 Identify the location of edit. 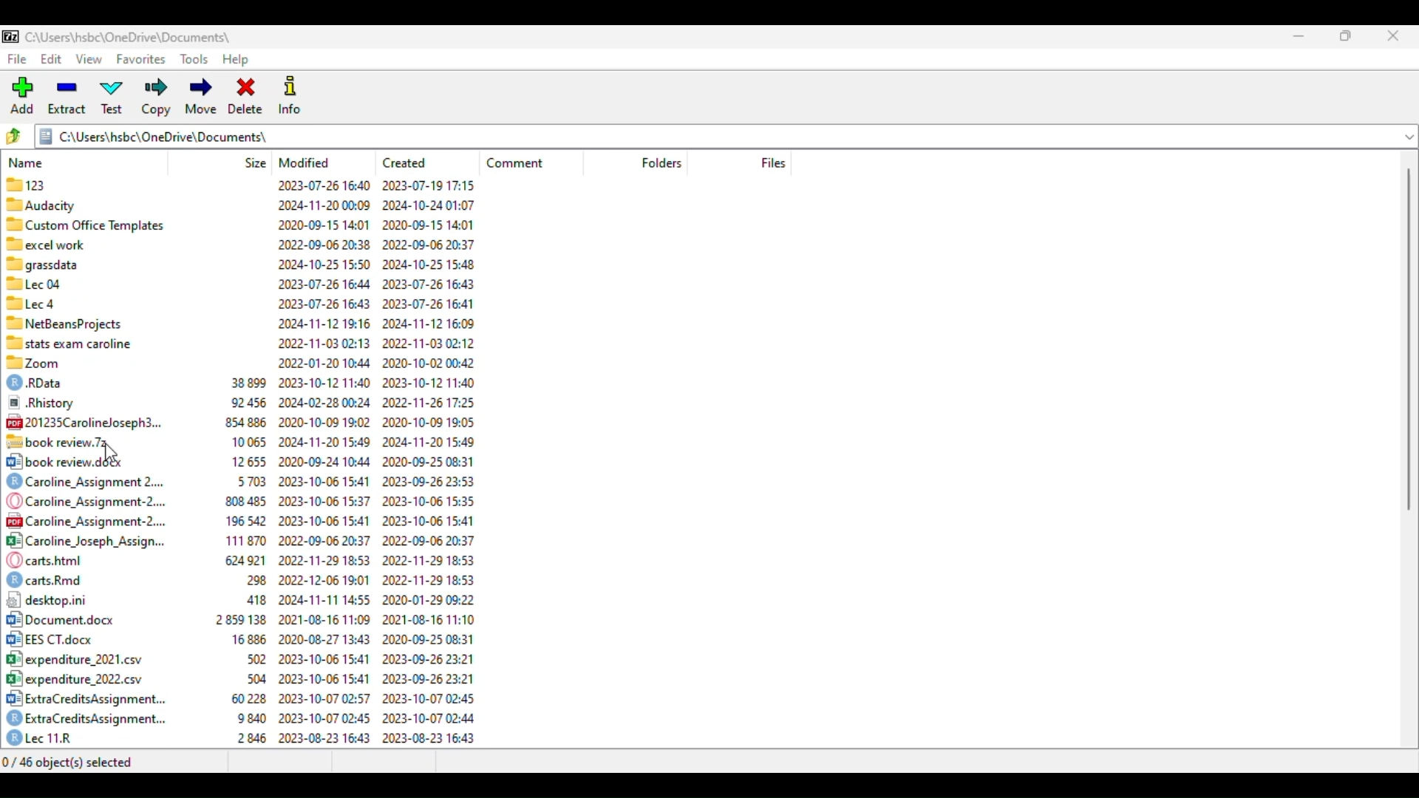
(52, 58).